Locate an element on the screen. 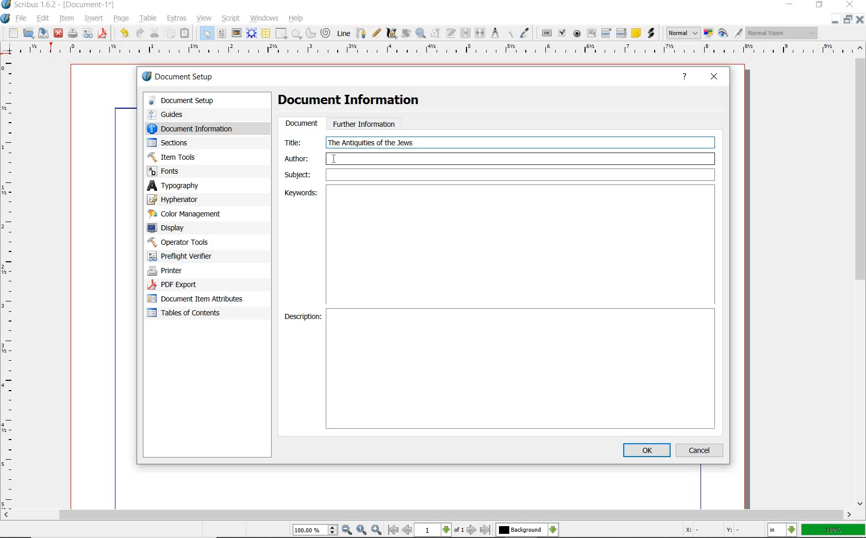  cancel is located at coordinates (701, 450).